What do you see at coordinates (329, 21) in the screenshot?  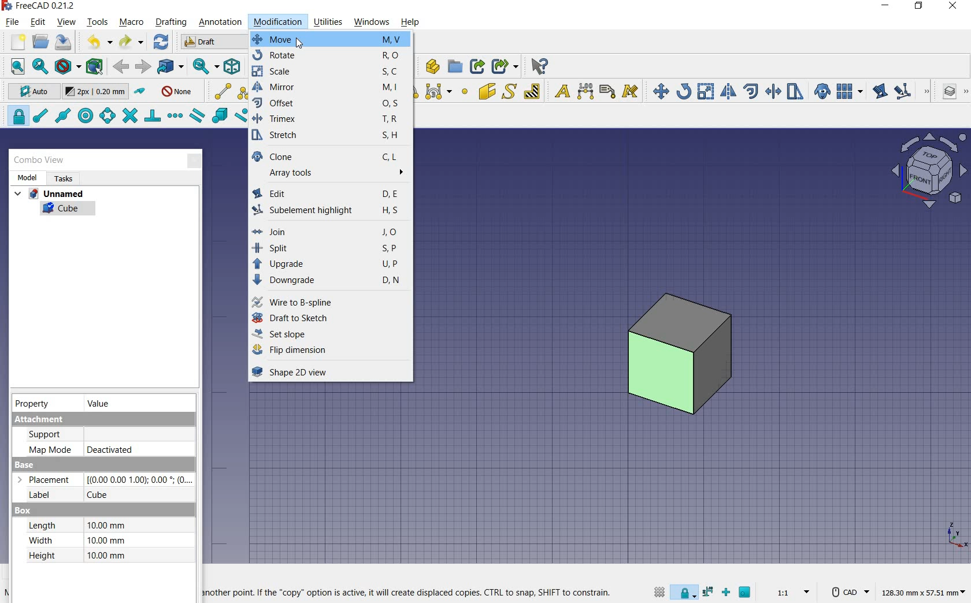 I see `utilities` at bounding box center [329, 21].